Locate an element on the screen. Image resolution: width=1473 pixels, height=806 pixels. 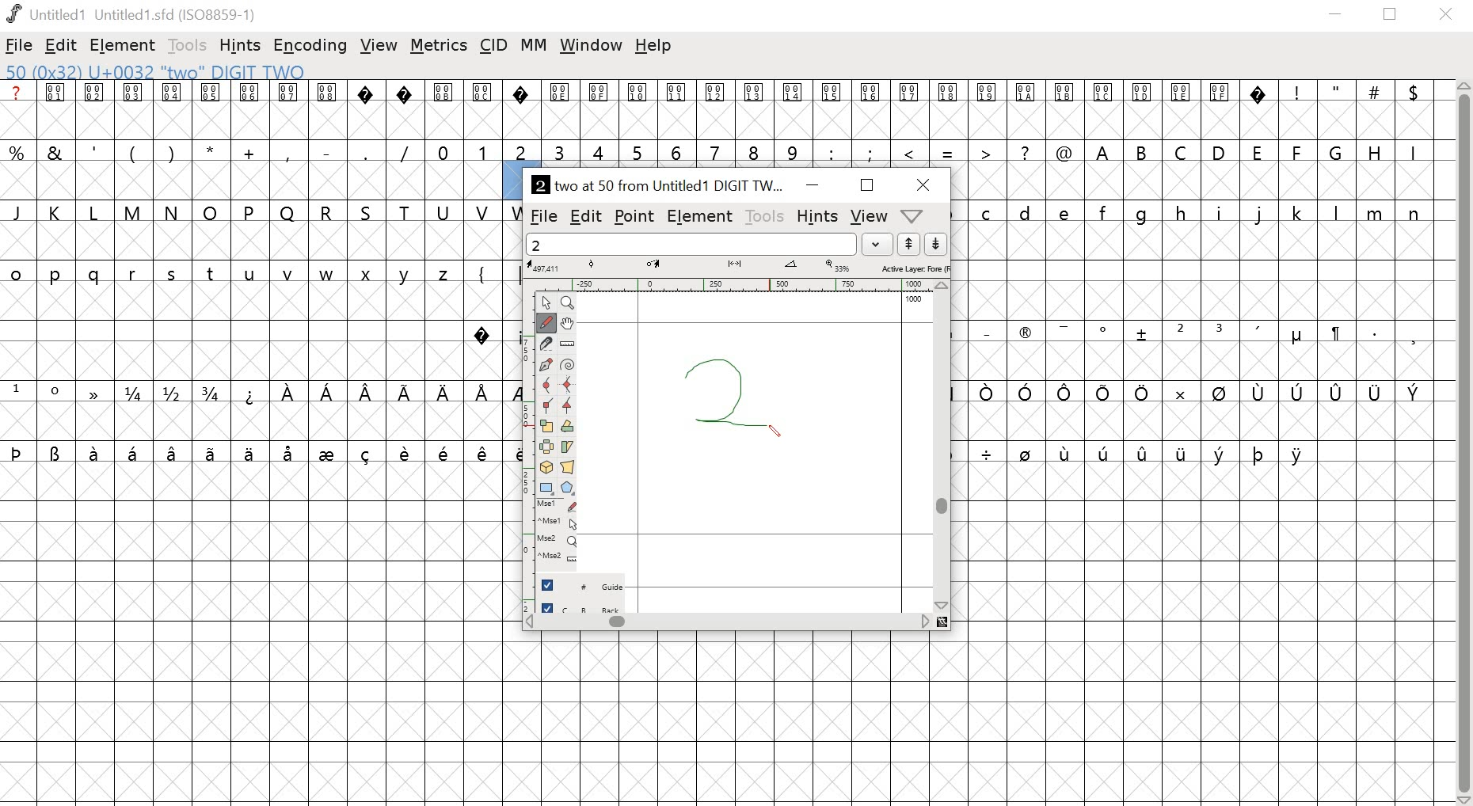
ruler is located at coordinates (566, 344).